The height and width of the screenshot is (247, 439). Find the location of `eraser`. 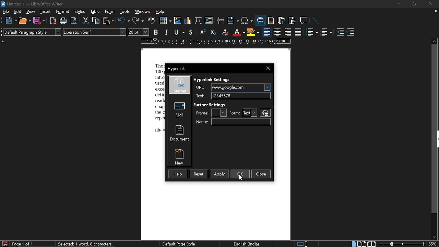

eraser is located at coordinates (224, 32).